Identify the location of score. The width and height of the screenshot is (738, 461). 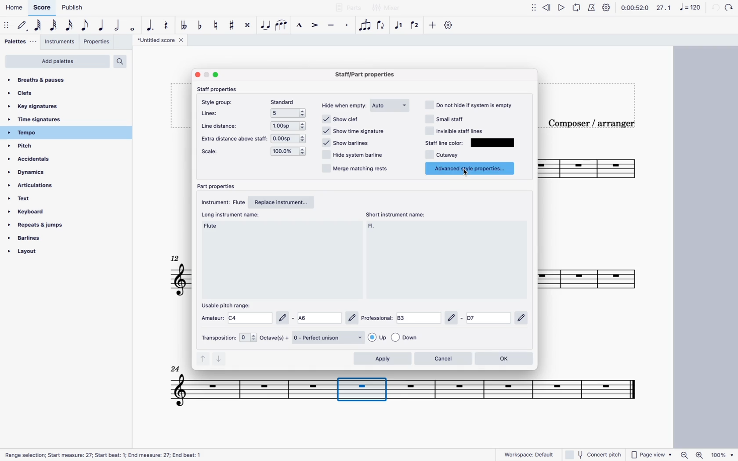
(43, 7).